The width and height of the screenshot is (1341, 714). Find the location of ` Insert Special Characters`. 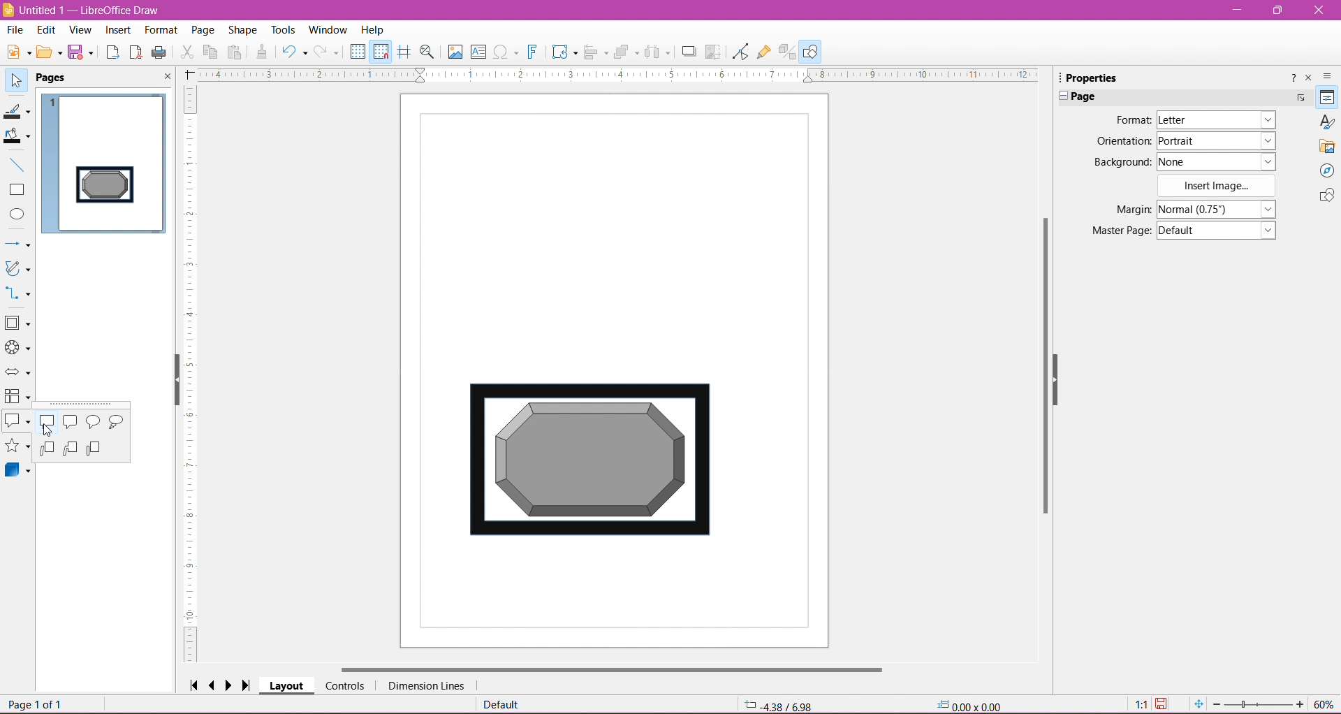

 Insert Special Characters is located at coordinates (506, 52).